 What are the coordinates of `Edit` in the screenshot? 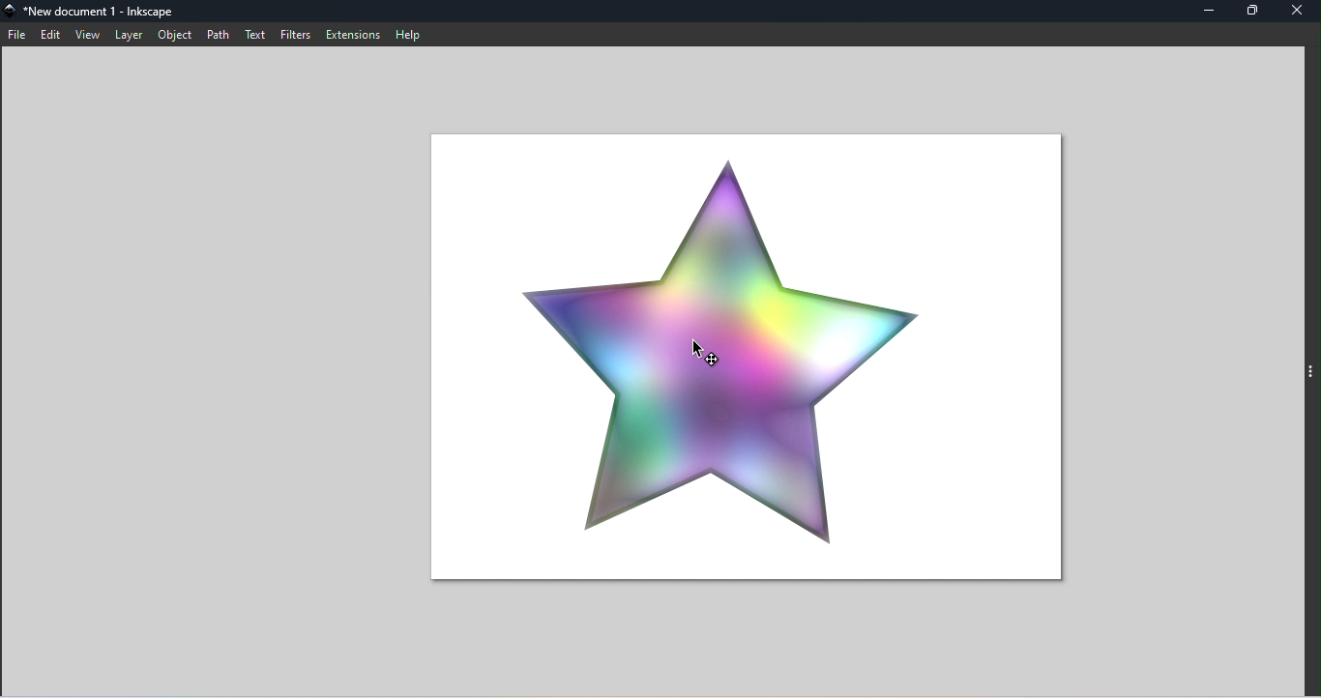 It's located at (49, 35).